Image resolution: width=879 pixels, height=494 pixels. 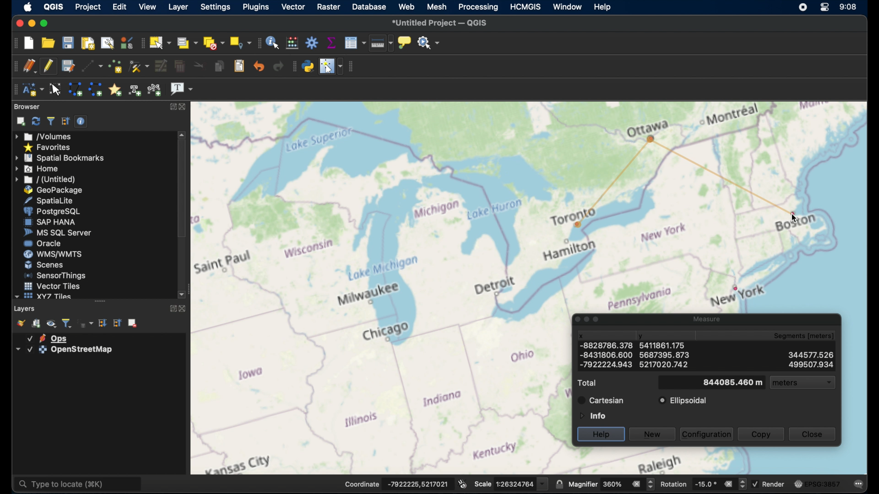 What do you see at coordinates (56, 89) in the screenshot?
I see `modify annotations` at bounding box center [56, 89].